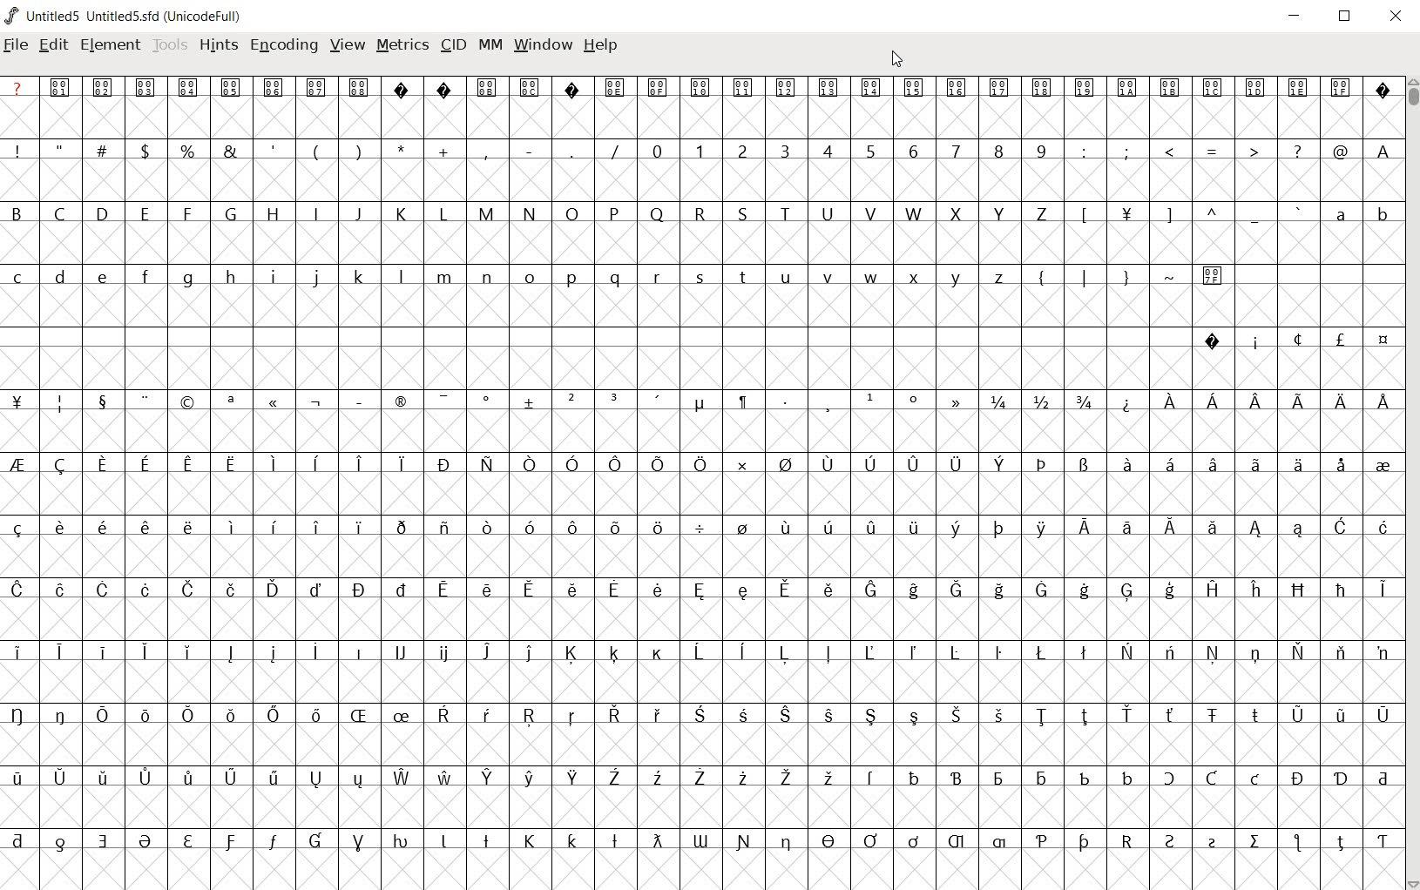 This screenshot has width=1420, height=890. What do you see at coordinates (1256, 779) in the screenshot?
I see `Symbol` at bounding box center [1256, 779].